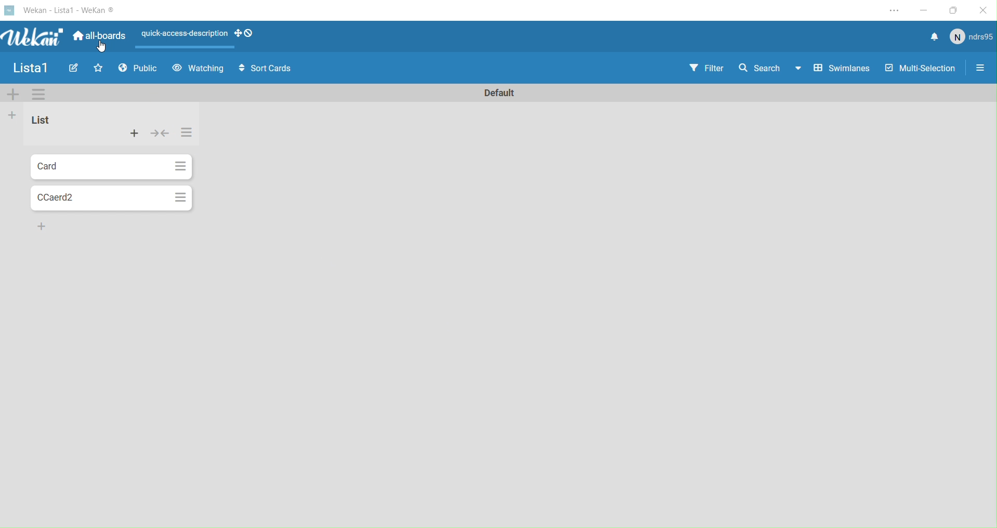  Describe the element at coordinates (95, 167) in the screenshot. I see `Card` at that location.